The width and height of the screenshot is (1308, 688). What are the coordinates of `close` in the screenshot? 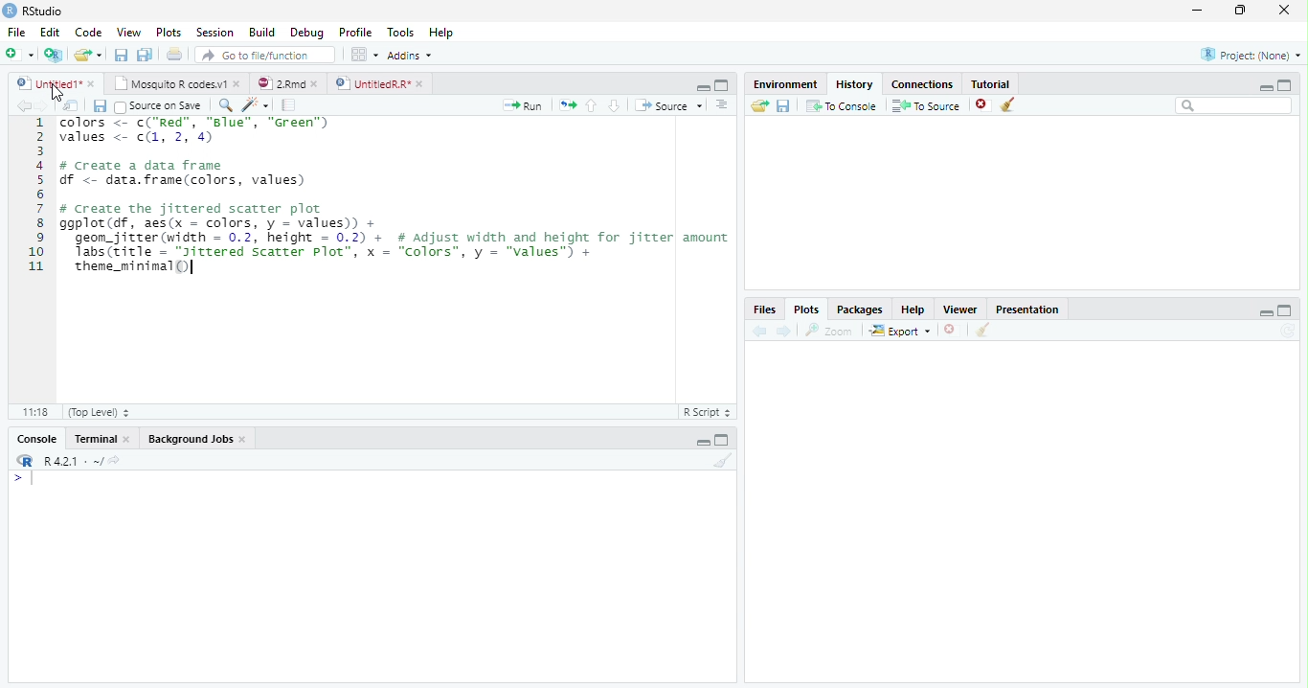 It's located at (91, 84).